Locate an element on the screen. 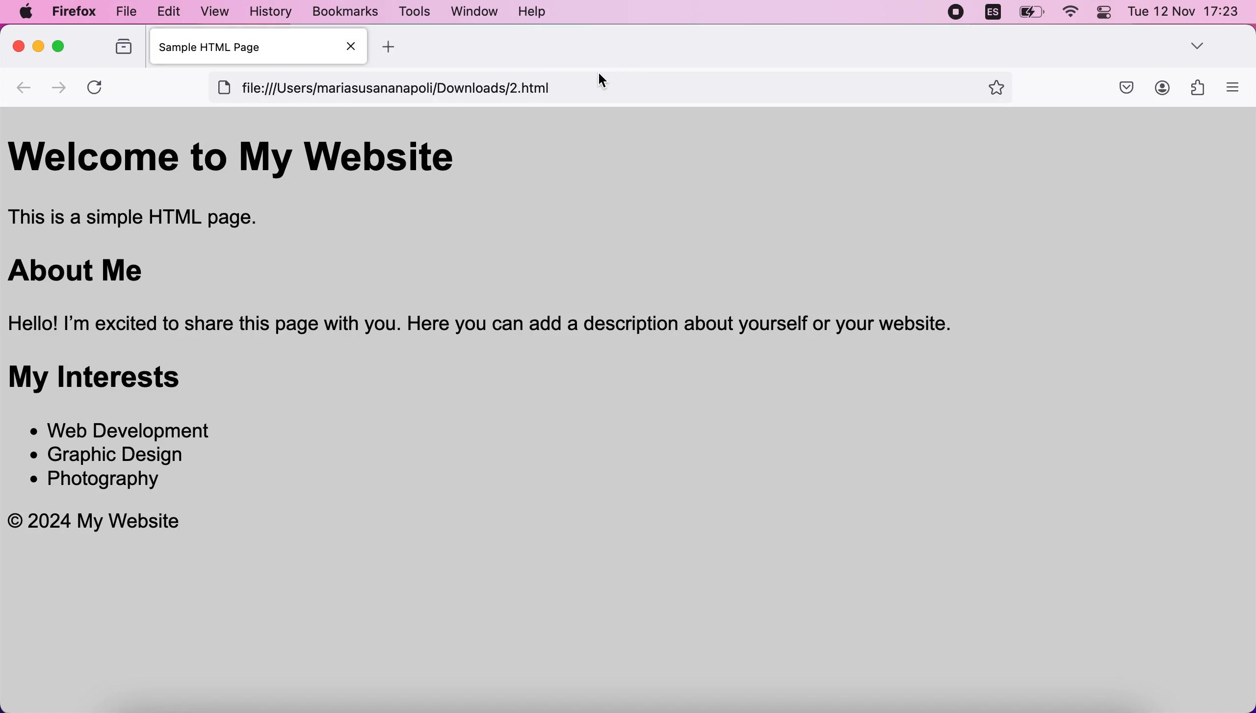  tools is located at coordinates (414, 13).